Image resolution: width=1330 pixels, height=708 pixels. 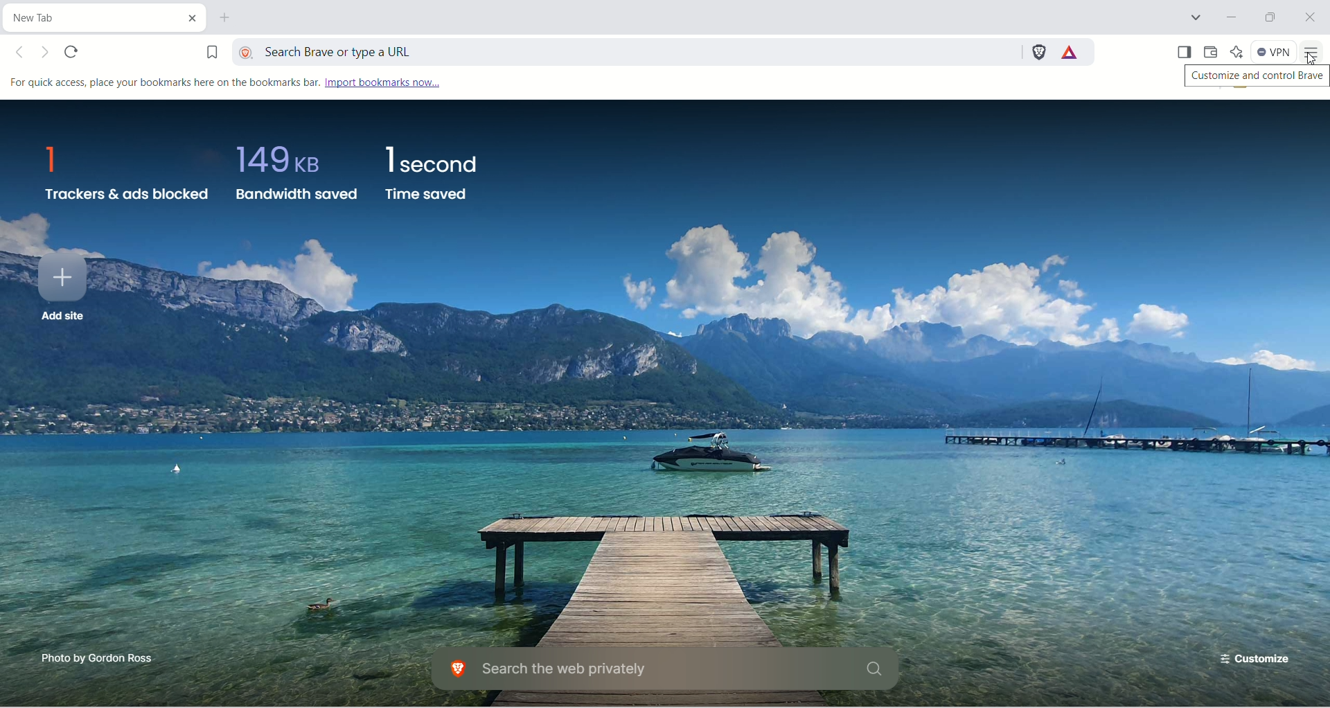 I want to click on trackers and ads blocked, so click(x=125, y=176).